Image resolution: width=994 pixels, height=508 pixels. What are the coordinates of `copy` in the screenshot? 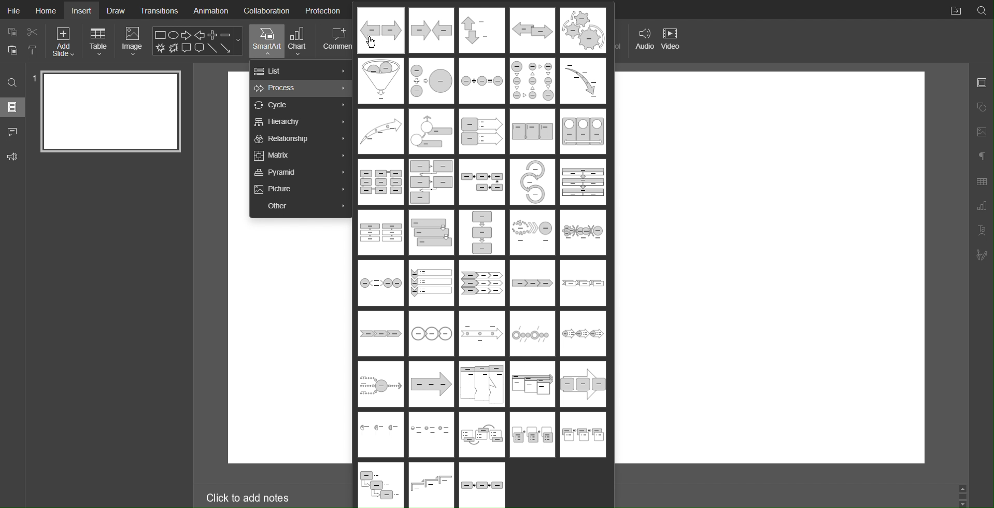 It's located at (11, 31).